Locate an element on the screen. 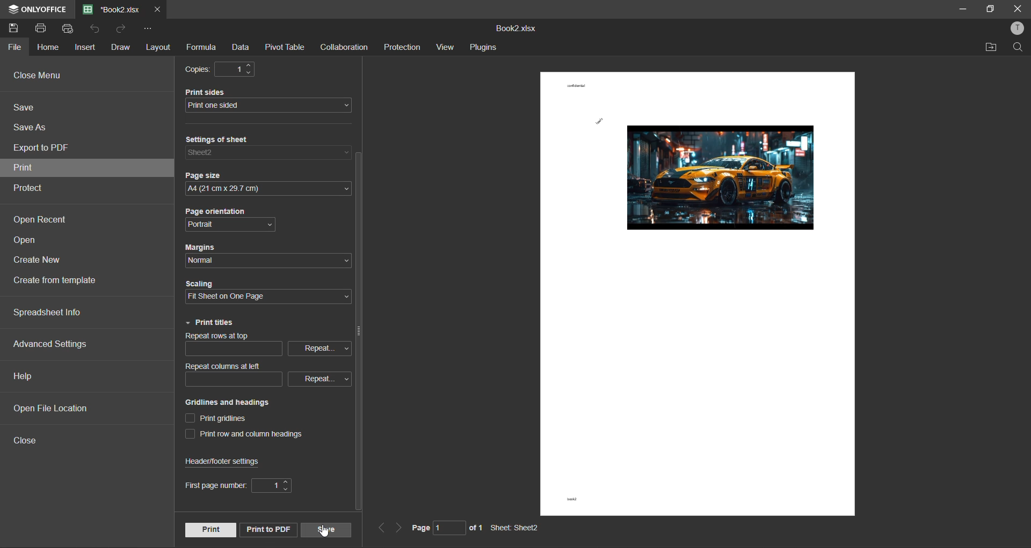 The height and width of the screenshot is (548, 1031). draw is located at coordinates (121, 48).